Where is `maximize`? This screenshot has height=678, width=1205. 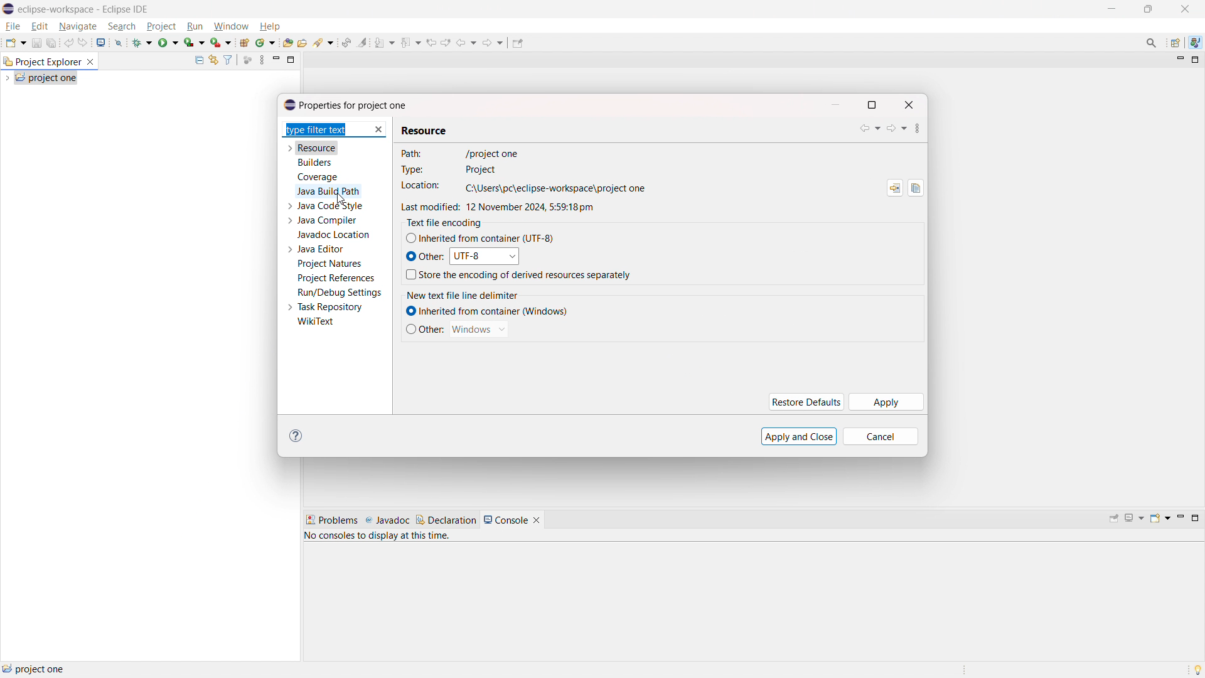 maximize is located at coordinates (872, 105).